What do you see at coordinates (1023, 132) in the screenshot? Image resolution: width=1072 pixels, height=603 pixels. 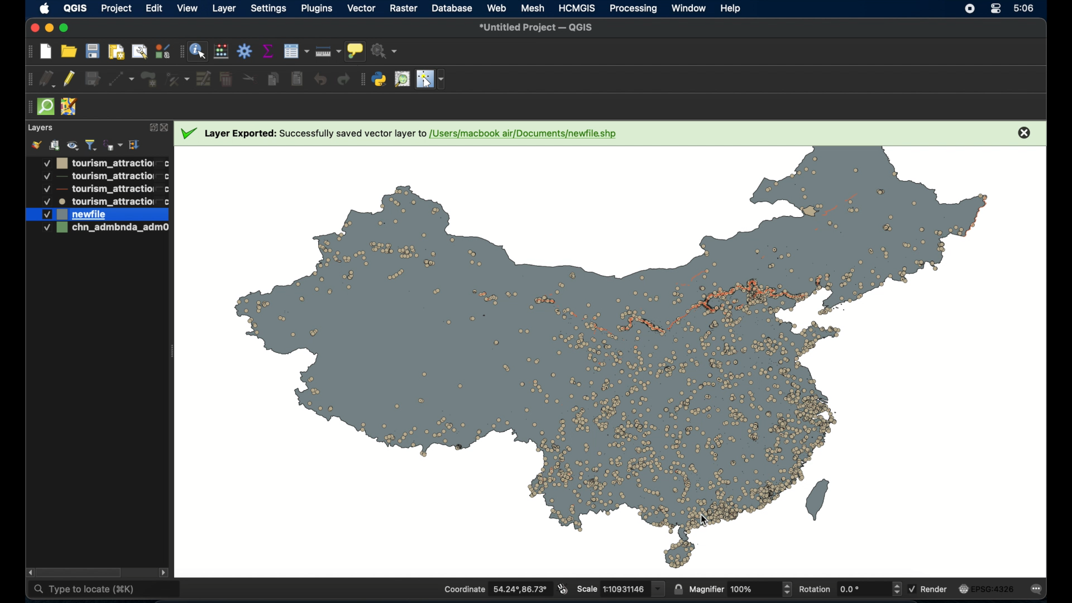 I see `close` at bounding box center [1023, 132].